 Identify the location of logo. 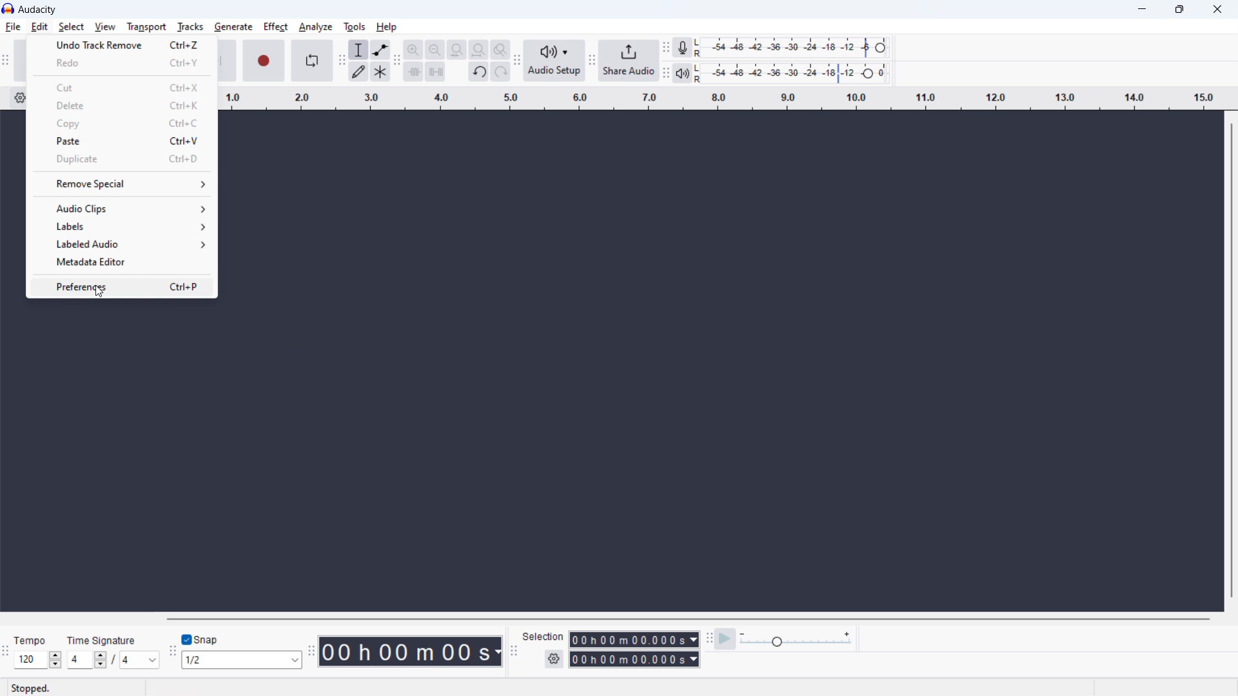
(8, 8).